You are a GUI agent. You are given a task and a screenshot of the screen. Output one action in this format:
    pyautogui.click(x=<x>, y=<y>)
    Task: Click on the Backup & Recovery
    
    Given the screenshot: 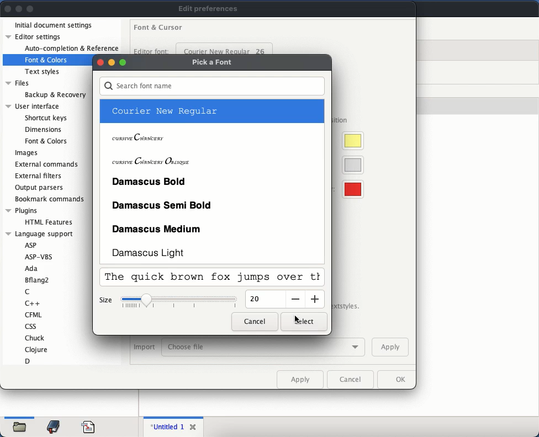 What is the action you would take?
    pyautogui.click(x=55, y=94)
    